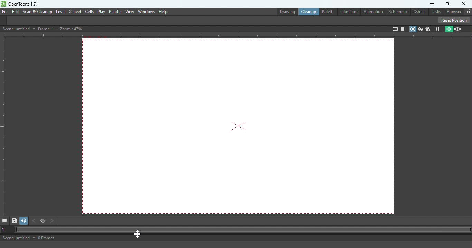 The height and width of the screenshot is (248, 472). Describe the element at coordinates (374, 12) in the screenshot. I see `Animation` at that location.